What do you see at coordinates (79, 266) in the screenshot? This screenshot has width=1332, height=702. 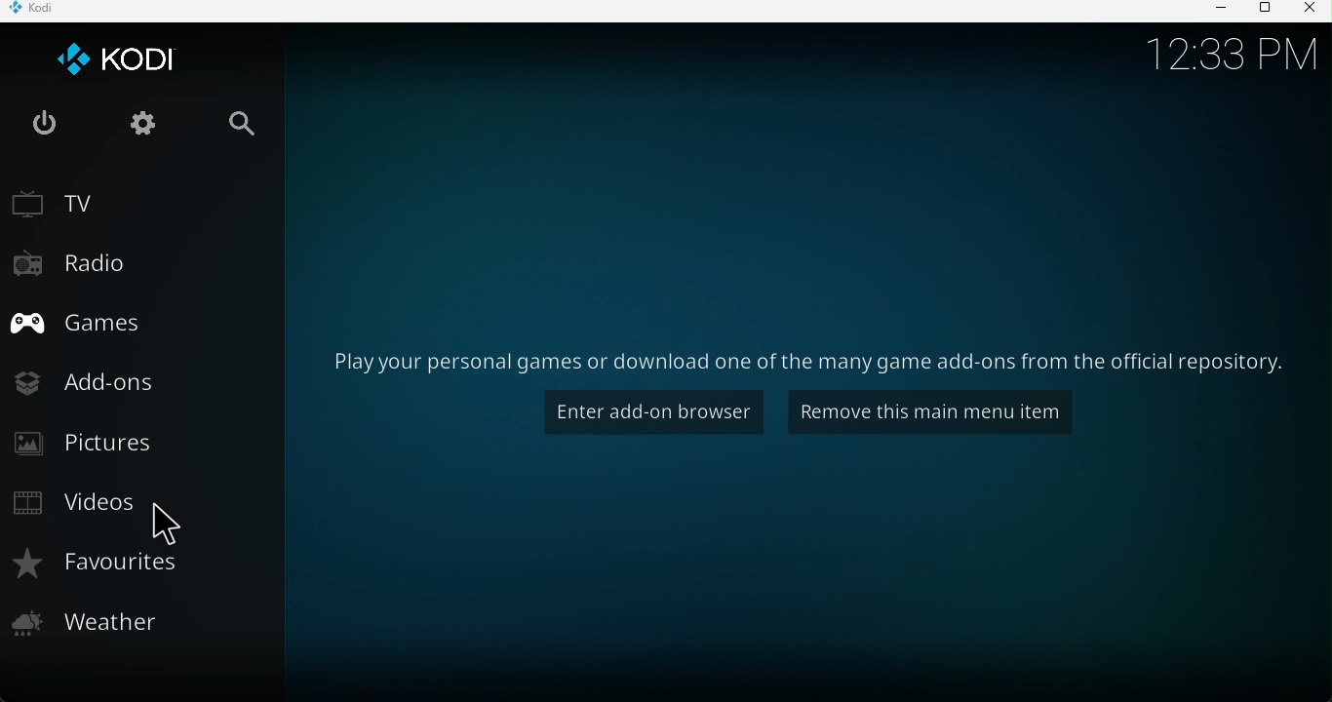 I see `Radio` at bounding box center [79, 266].